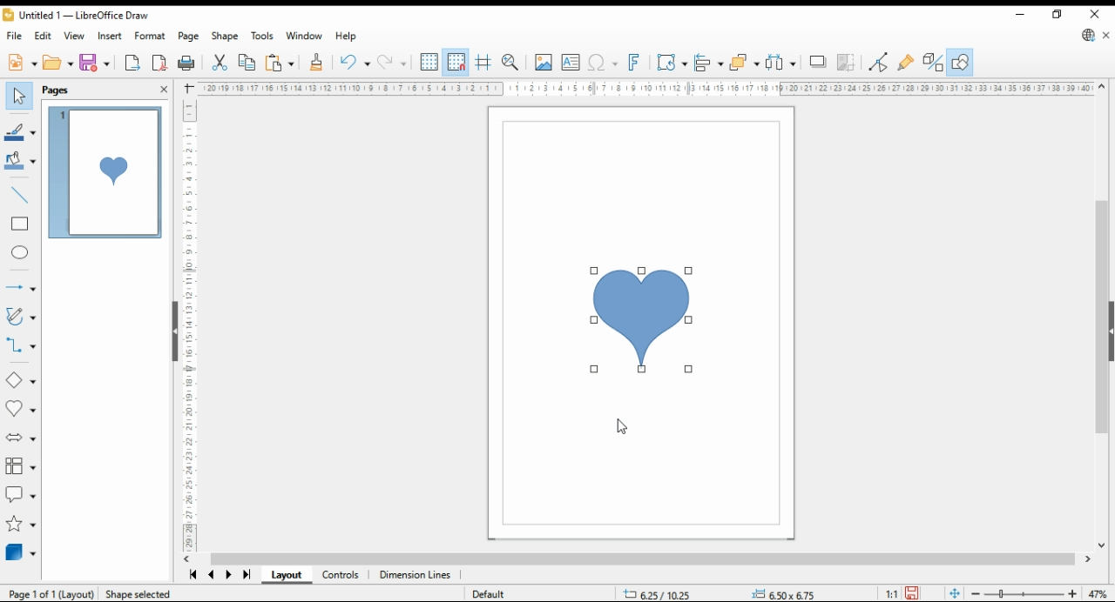 Image resolution: width=1115 pixels, height=602 pixels. Describe the element at coordinates (899, 589) in the screenshot. I see `save 1"1` at that location.